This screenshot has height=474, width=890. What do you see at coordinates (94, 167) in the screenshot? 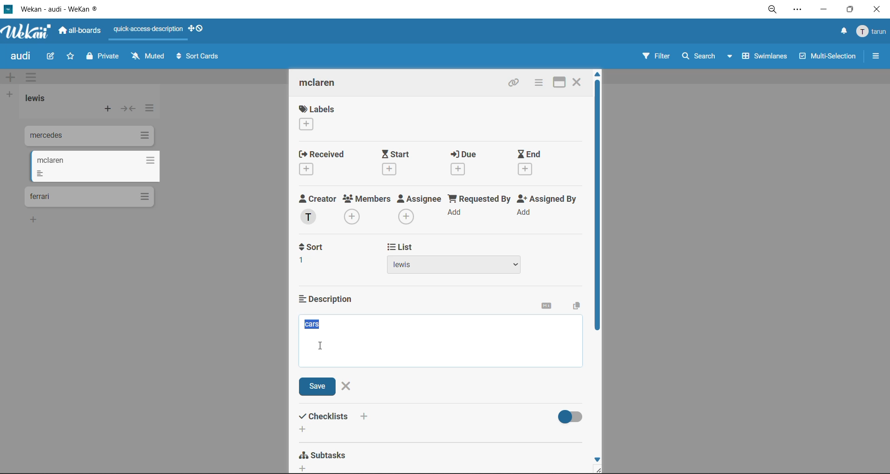
I see `cards` at bounding box center [94, 167].